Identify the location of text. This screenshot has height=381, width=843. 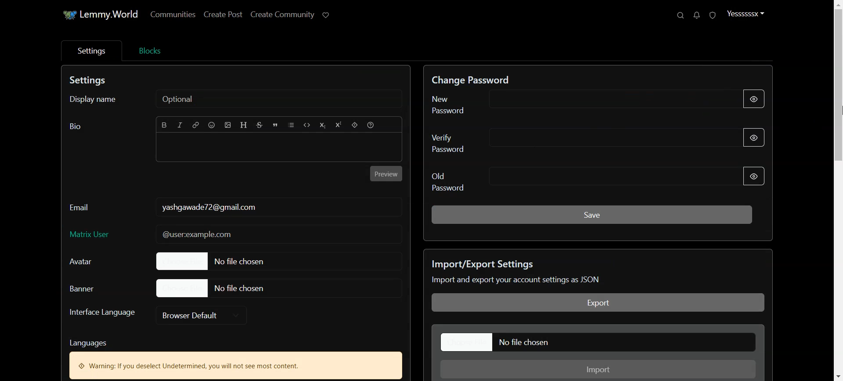
(96, 341).